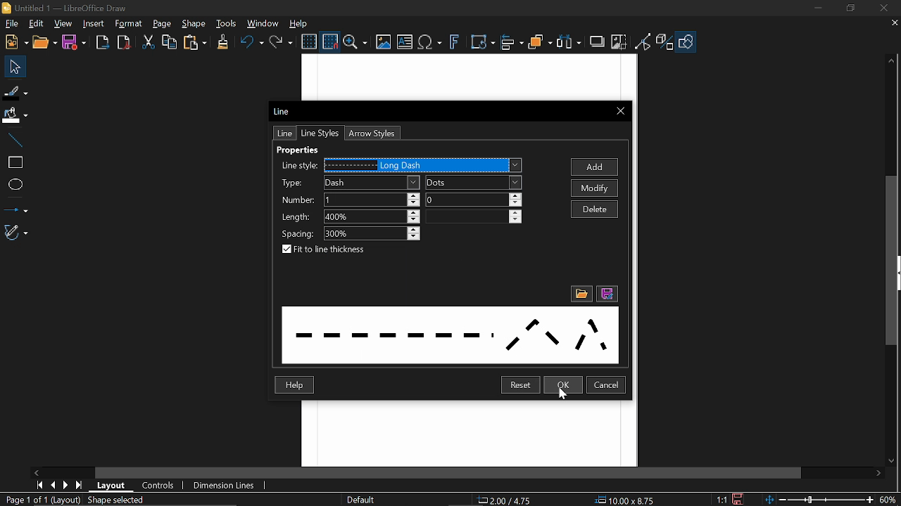 This screenshot has width=901, height=506. I want to click on Horizontal scrollbar, so click(449, 473).